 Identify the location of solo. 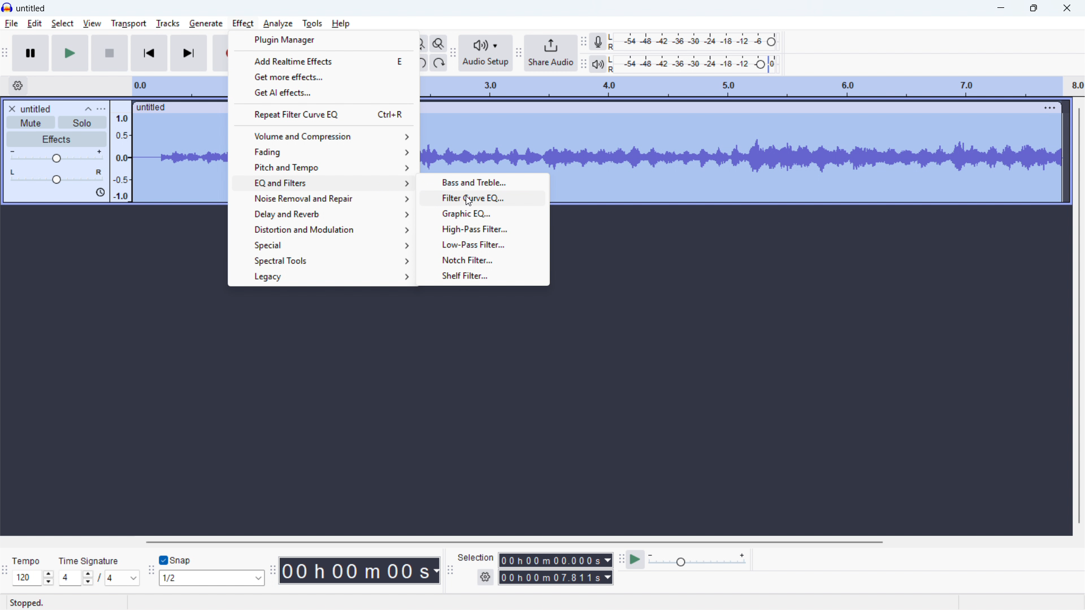
(83, 123).